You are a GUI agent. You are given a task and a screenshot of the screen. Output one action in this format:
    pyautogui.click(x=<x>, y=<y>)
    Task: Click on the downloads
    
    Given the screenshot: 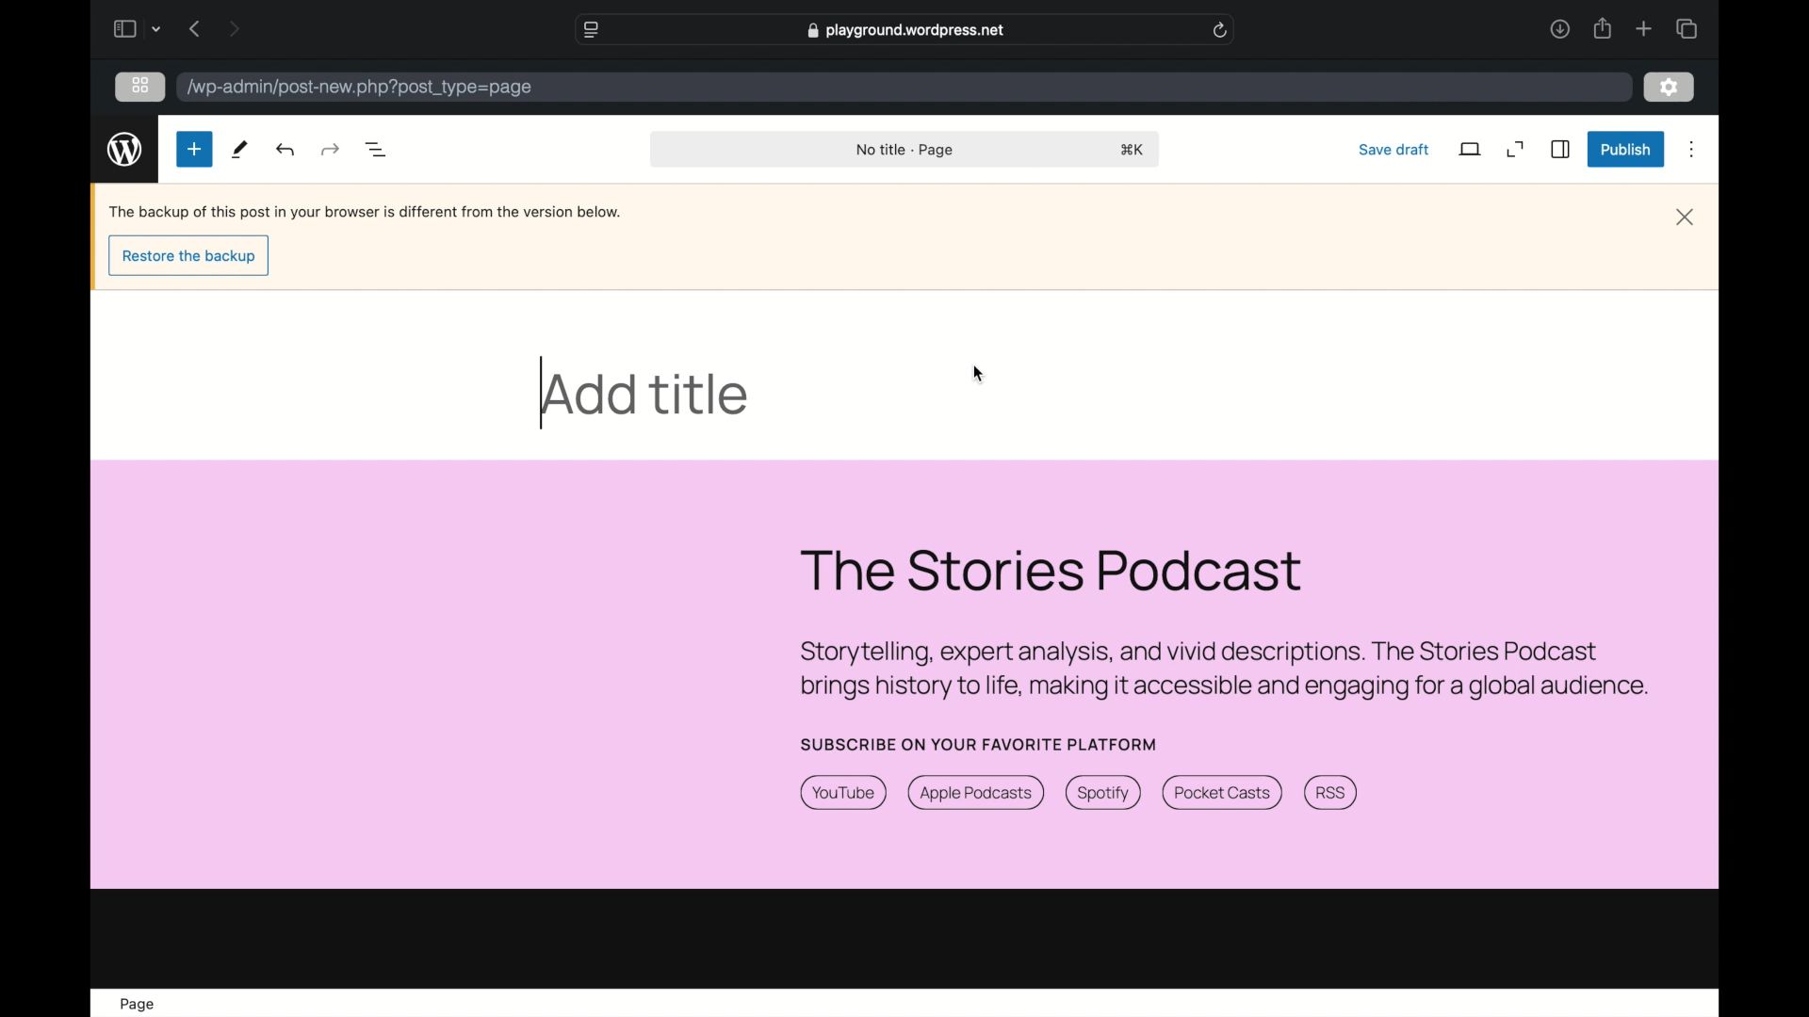 What is the action you would take?
    pyautogui.click(x=1559, y=28)
    